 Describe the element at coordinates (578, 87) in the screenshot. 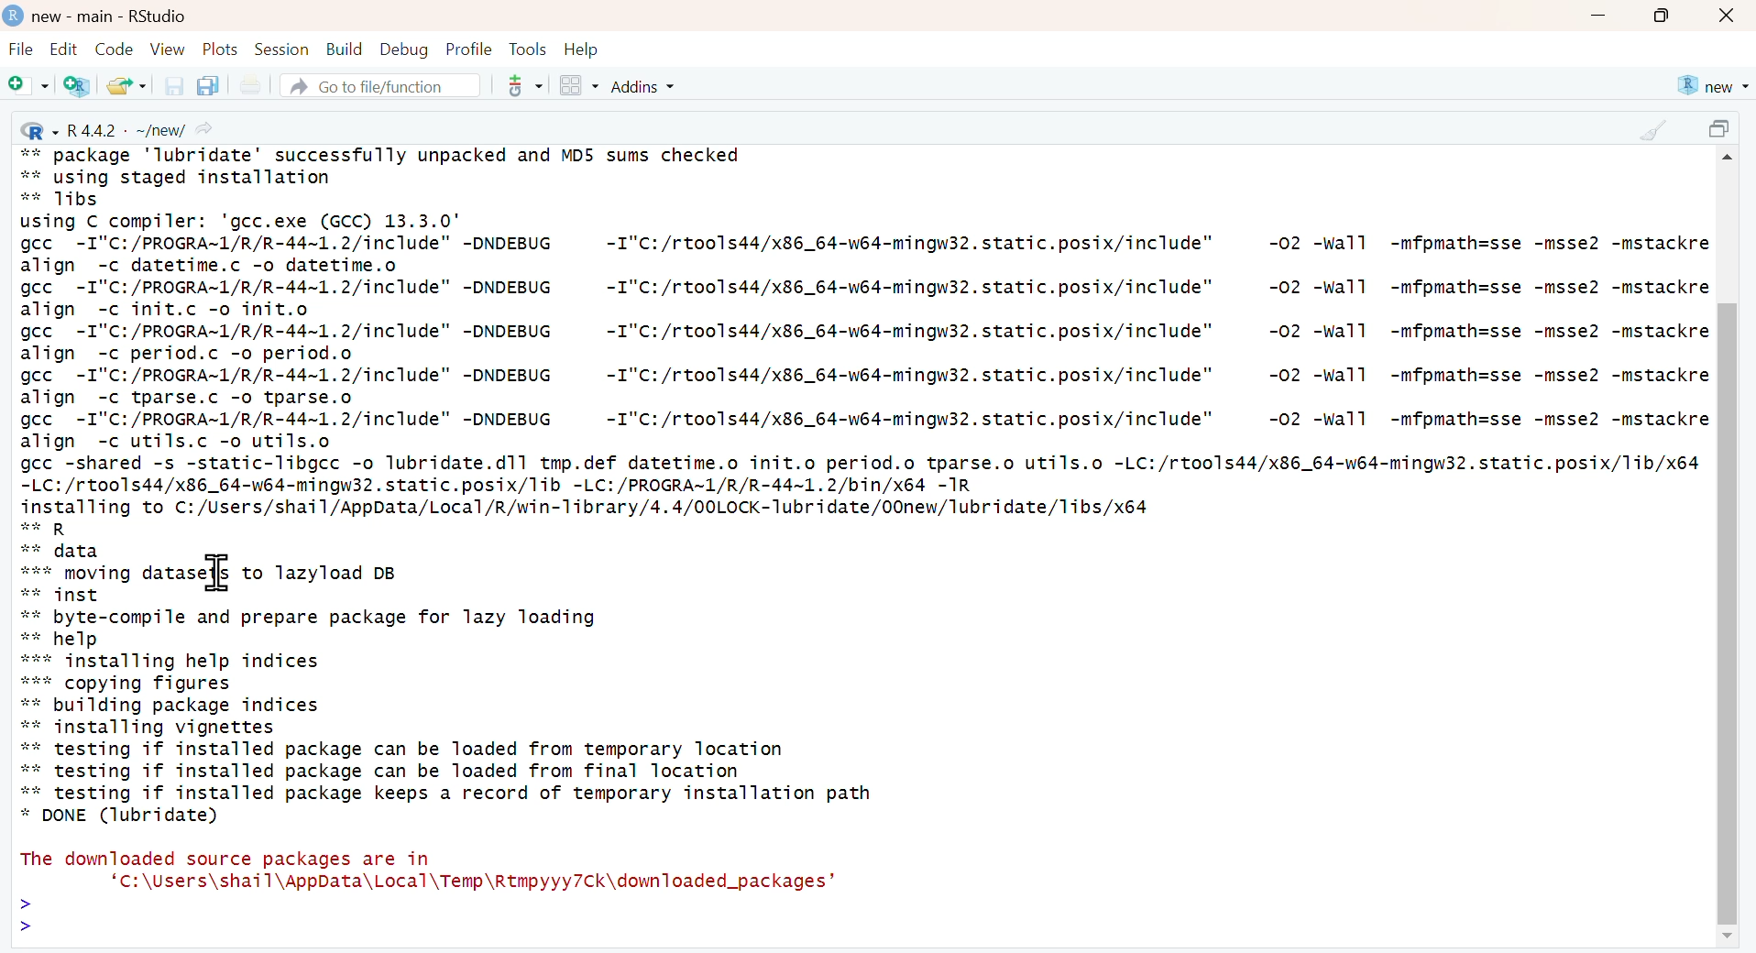

I see `Workspace panes` at that location.